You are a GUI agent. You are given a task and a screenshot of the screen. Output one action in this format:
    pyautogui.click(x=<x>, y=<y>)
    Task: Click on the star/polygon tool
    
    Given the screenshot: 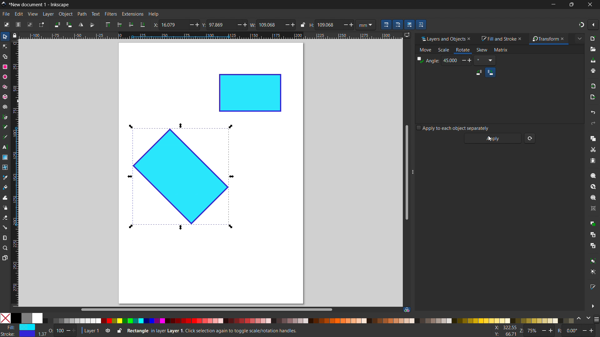 What is the action you would take?
    pyautogui.click(x=4, y=86)
    